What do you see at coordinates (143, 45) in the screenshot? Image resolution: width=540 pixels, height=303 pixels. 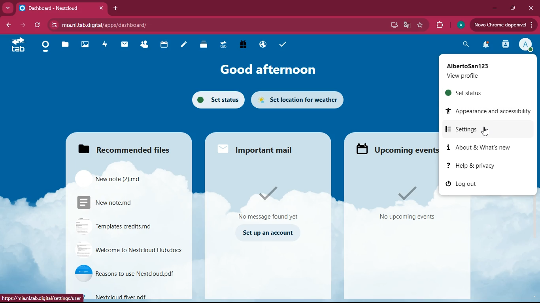 I see `friends` at bounding box center [143, 45].